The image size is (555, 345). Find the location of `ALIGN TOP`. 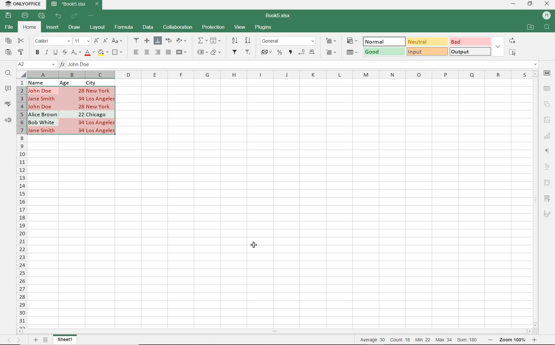

ALIGN TOP is located at coordinates (137, 40).